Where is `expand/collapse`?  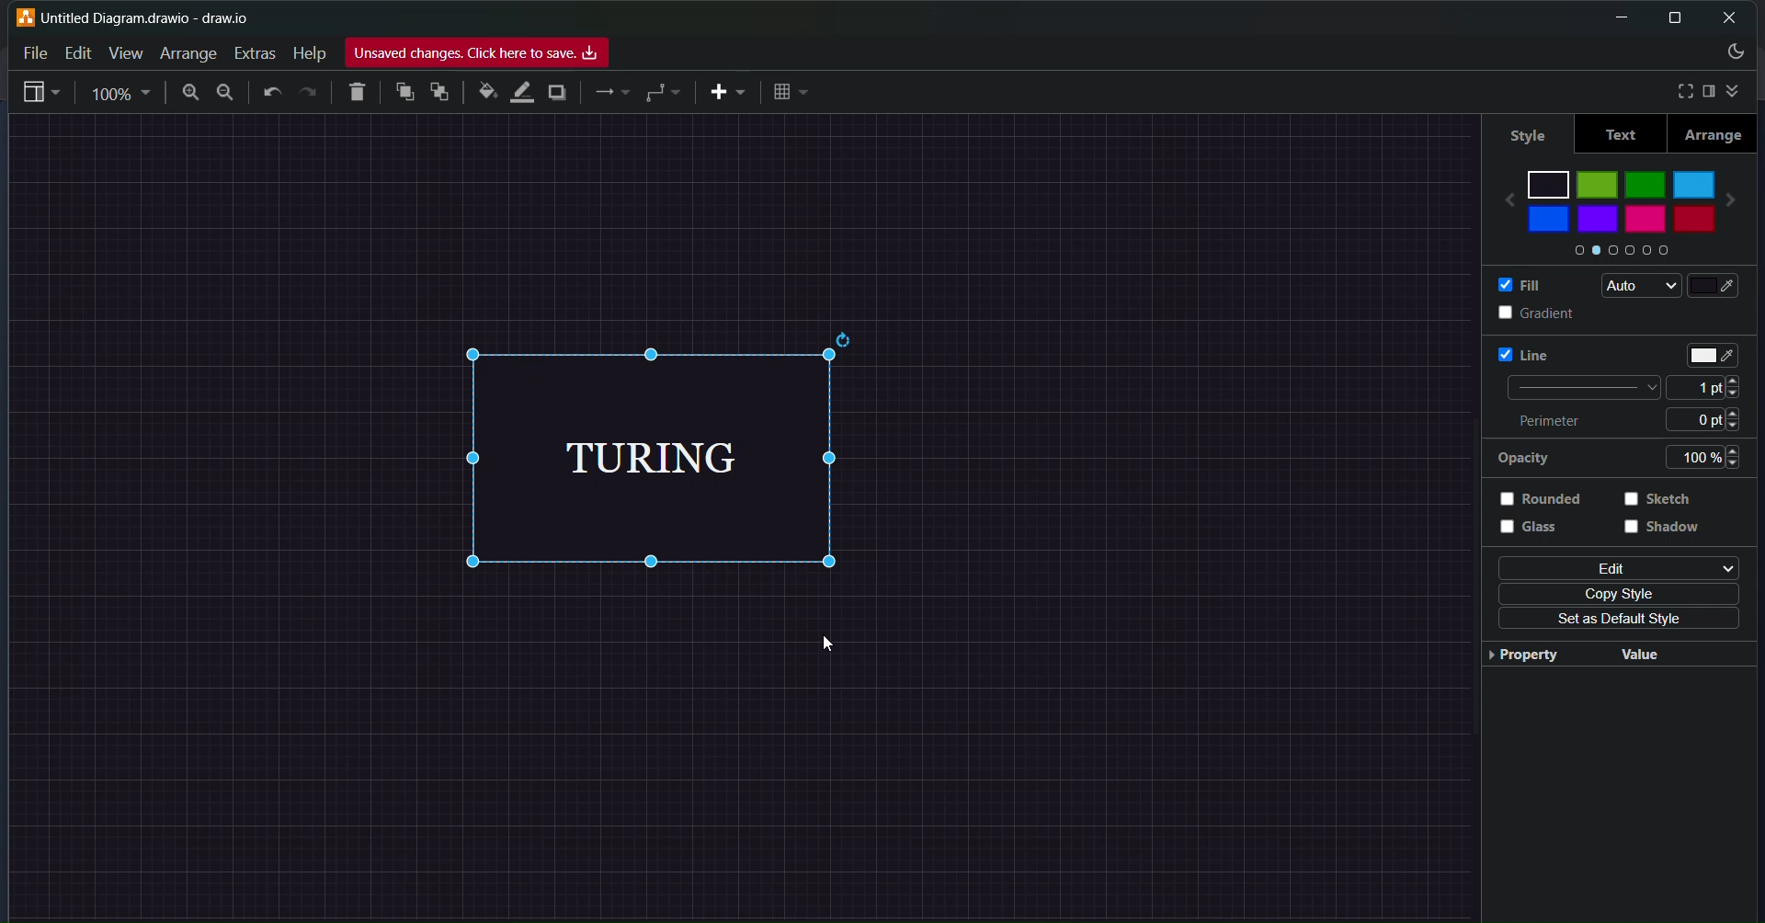 expand/collapse is located at coordinates (1737, 88).